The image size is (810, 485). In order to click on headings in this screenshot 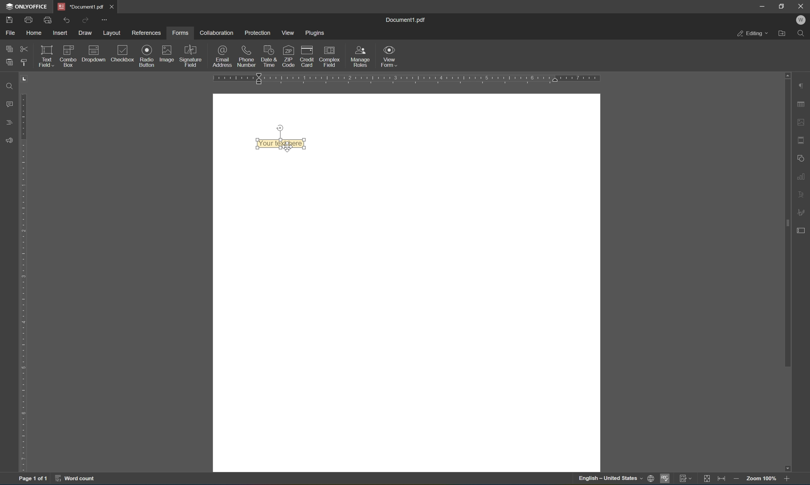, I will do `click(7, 122)`.